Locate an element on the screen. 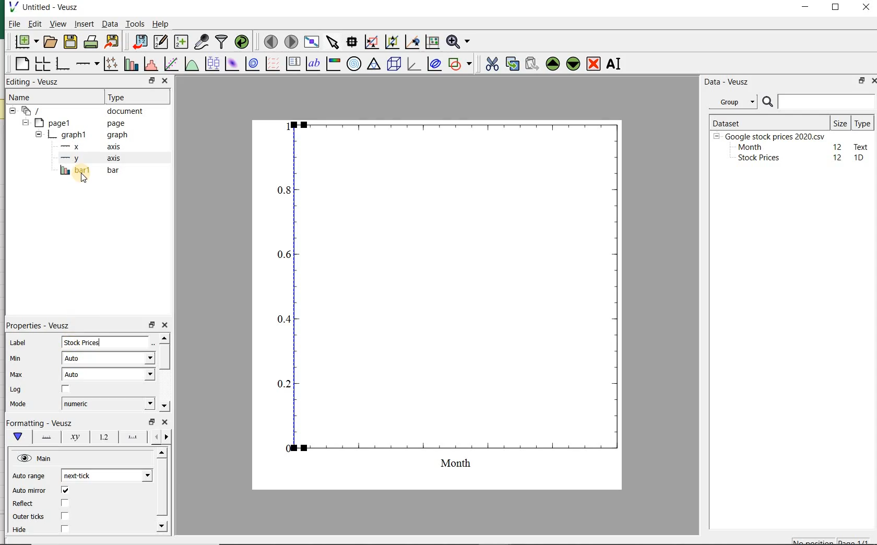 The width and height of the screenshot is (877, 545). Tools is located at coordinates (135, 24).